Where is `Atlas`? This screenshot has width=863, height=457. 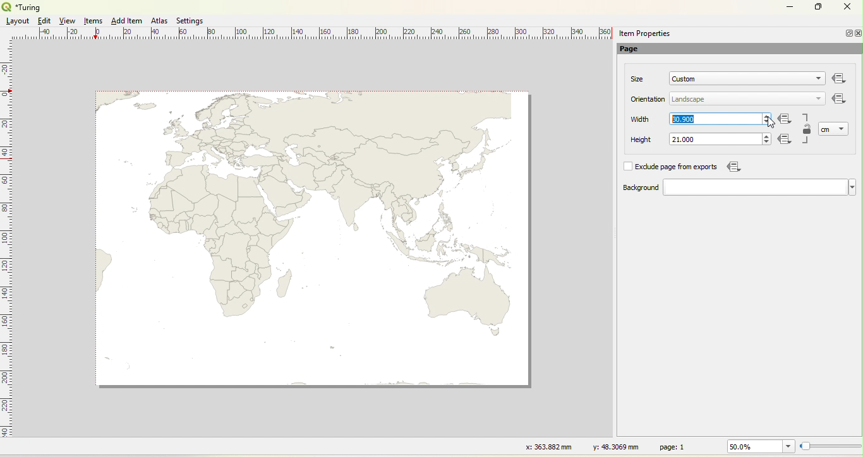 Atlas is located at coordinates (159, 20).